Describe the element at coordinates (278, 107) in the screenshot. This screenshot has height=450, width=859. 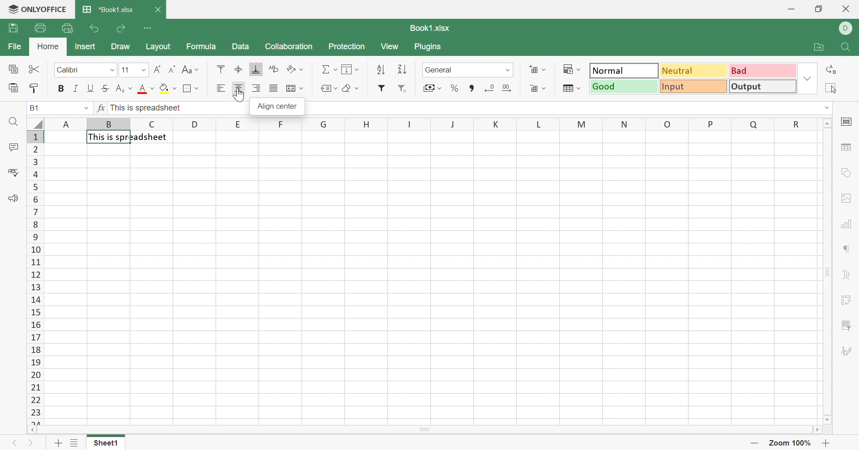
I see `Align center` at that location.